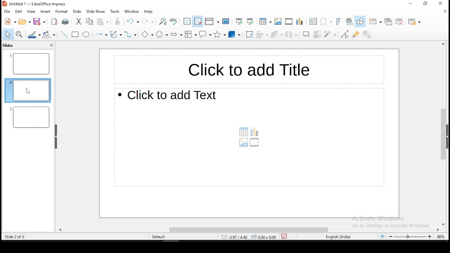 The width and height of the screenshot is (450, 253). I want to click on duplicate slide, so click(388, 21).